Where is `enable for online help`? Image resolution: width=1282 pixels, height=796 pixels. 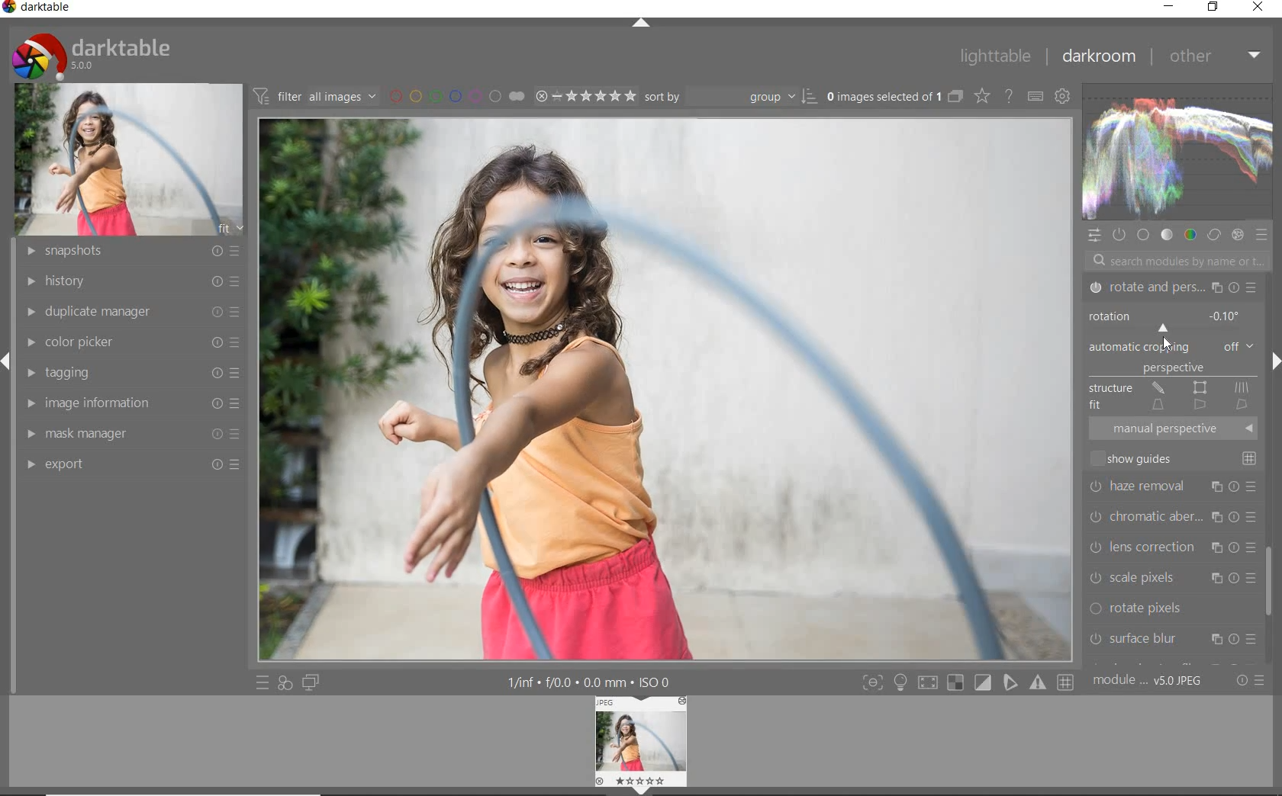
enable for online help is located at coordinates (1009, 96).